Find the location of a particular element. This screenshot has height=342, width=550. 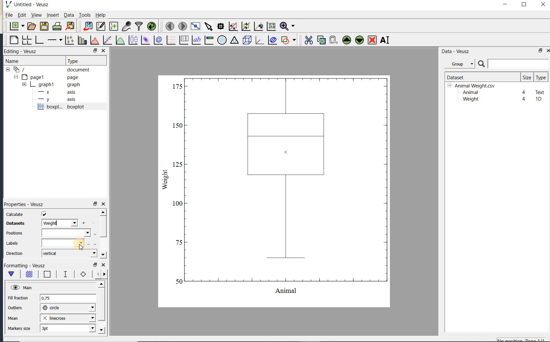

plot a vector field is located at coordinates (170, 40).